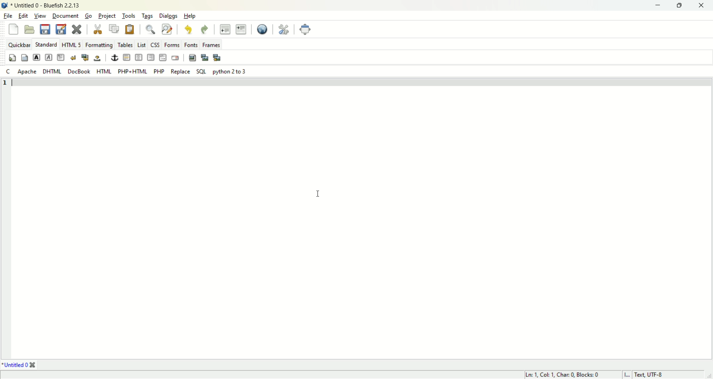 This screenshot has height=379, width=713. I want to click on find, so click(150, 30).